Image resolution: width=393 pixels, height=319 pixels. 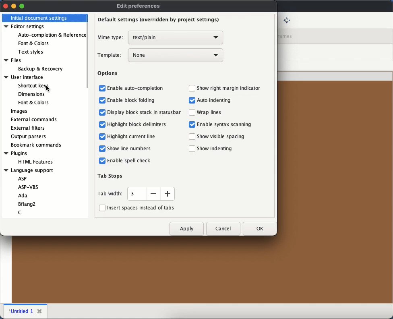 I want to click on initial document settings, so click(x=40, y=18).